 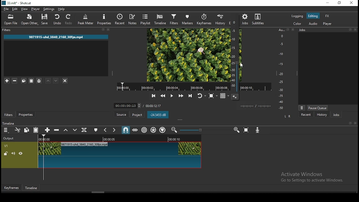 What do you see at coordinates (293, 30) in the screenshot?
I see `close` at bounding box center [293, 30].